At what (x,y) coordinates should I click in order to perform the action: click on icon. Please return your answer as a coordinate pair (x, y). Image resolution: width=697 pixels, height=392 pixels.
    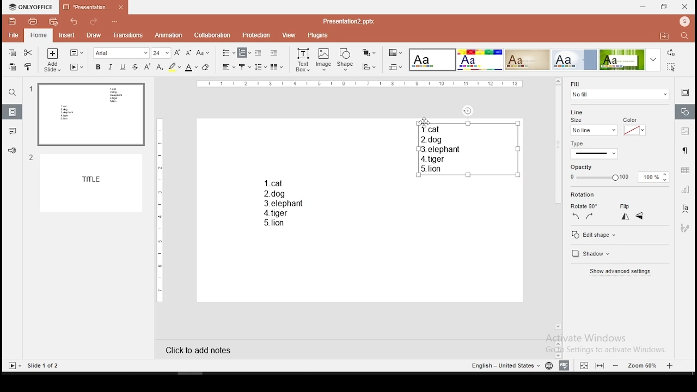
    Looking at the image, I should click on (684, 22).